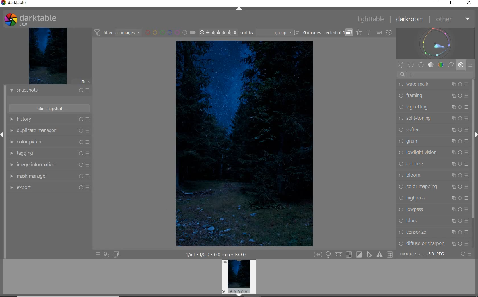  I want to click on cursor, so click(412, 74).